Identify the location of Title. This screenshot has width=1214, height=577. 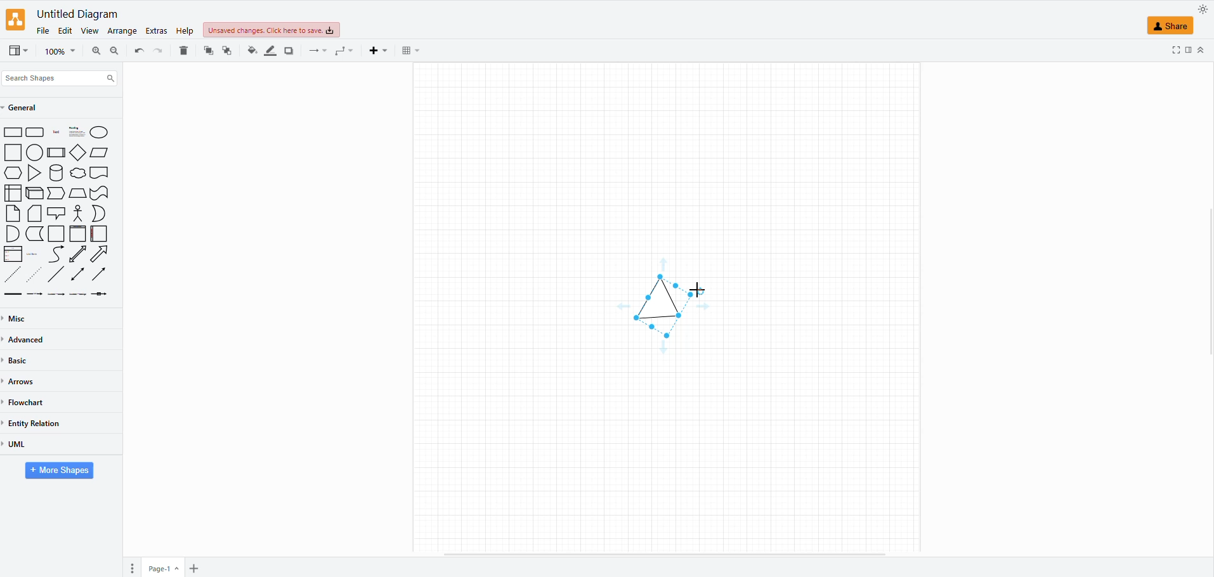
(57, 133).